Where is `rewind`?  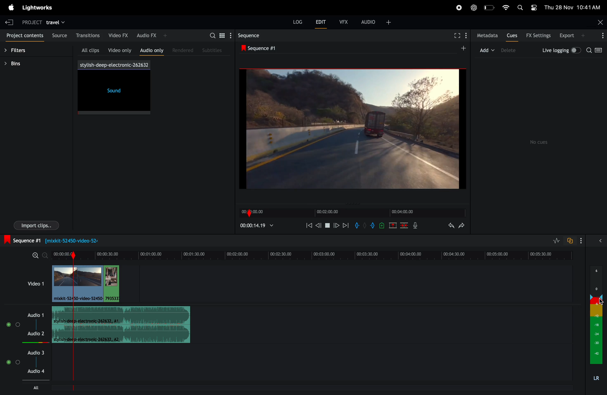 rewind is located at coordinates (308, 225).